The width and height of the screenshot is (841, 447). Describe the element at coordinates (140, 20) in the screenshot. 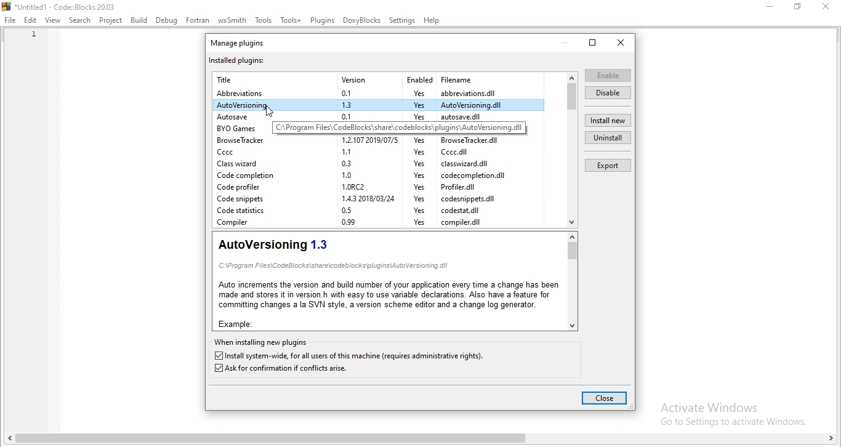

I see `Bulid` at that location.